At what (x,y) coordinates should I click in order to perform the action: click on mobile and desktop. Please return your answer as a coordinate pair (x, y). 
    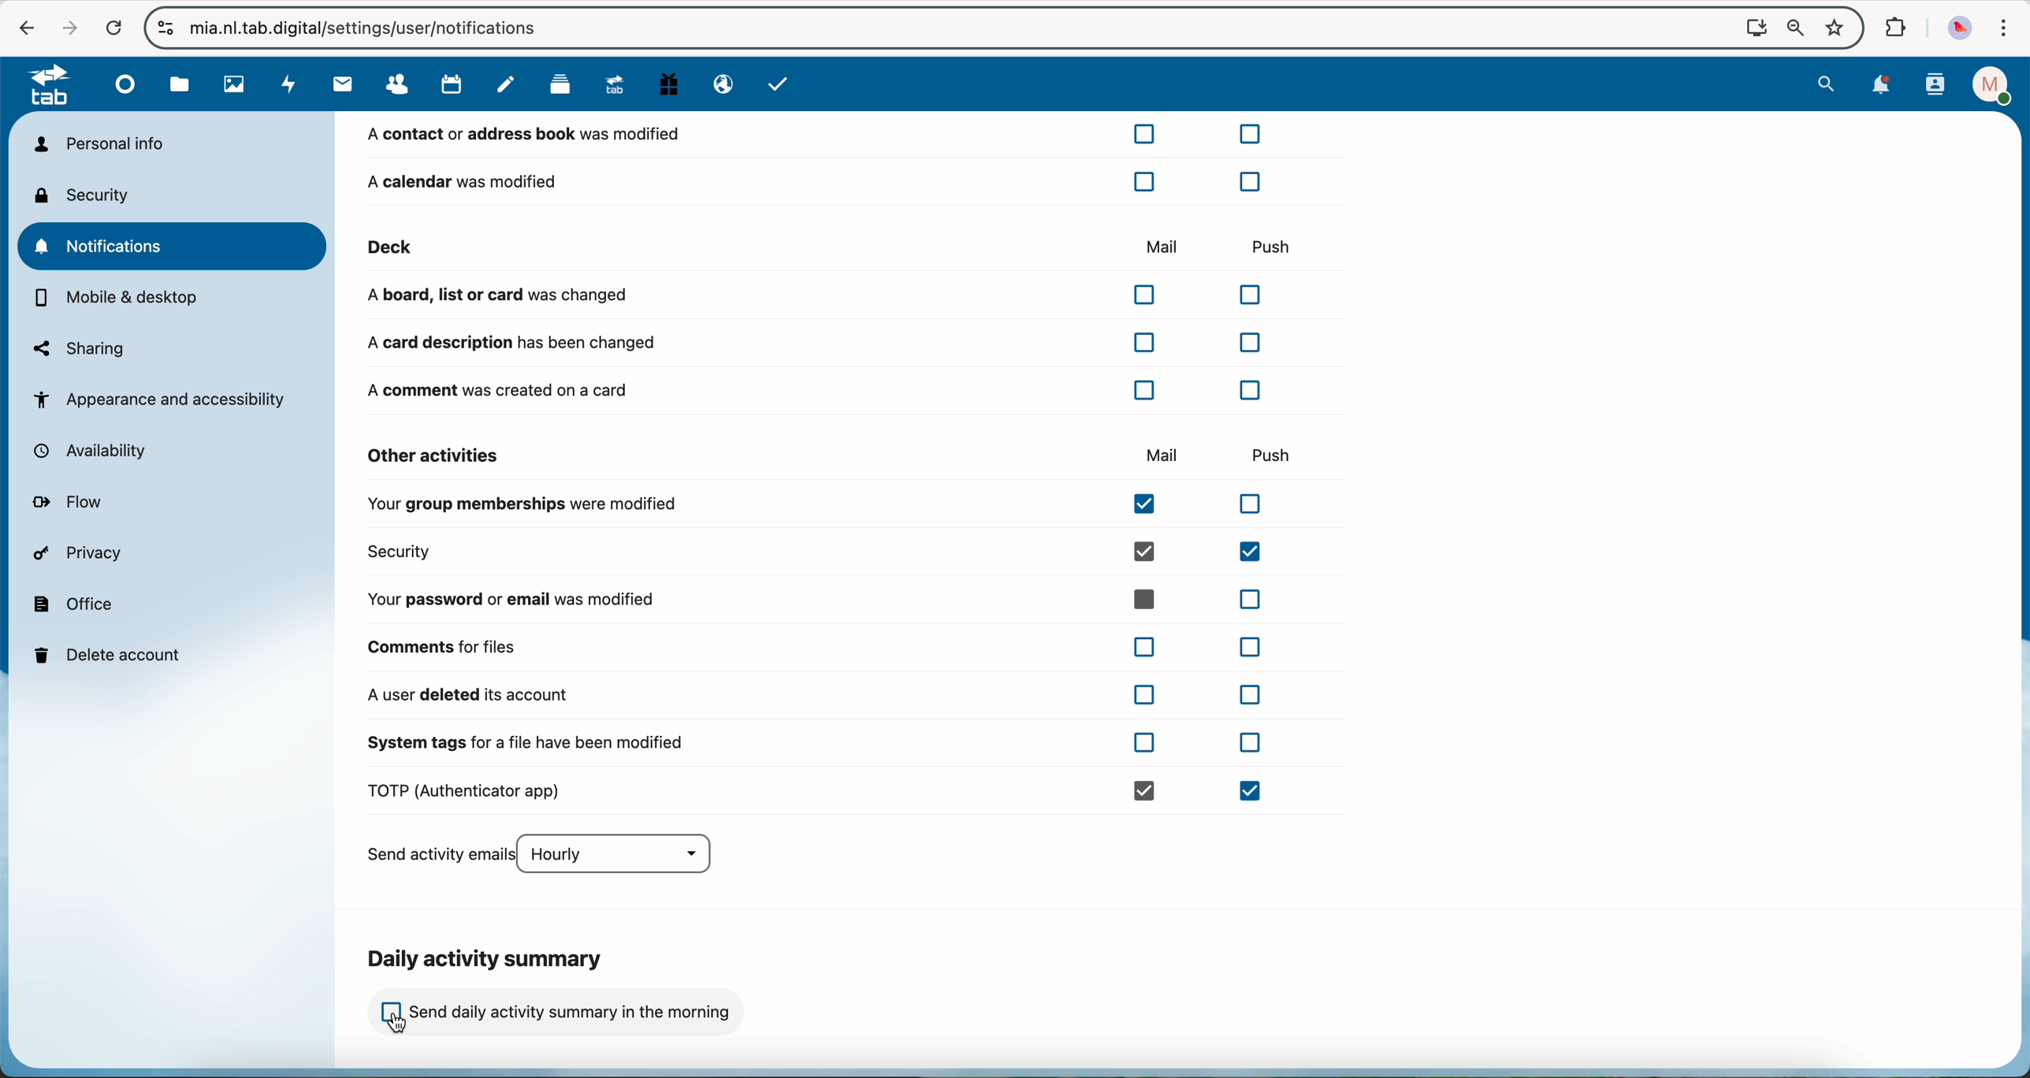
    Looking at the image, I should click on (119, 299).